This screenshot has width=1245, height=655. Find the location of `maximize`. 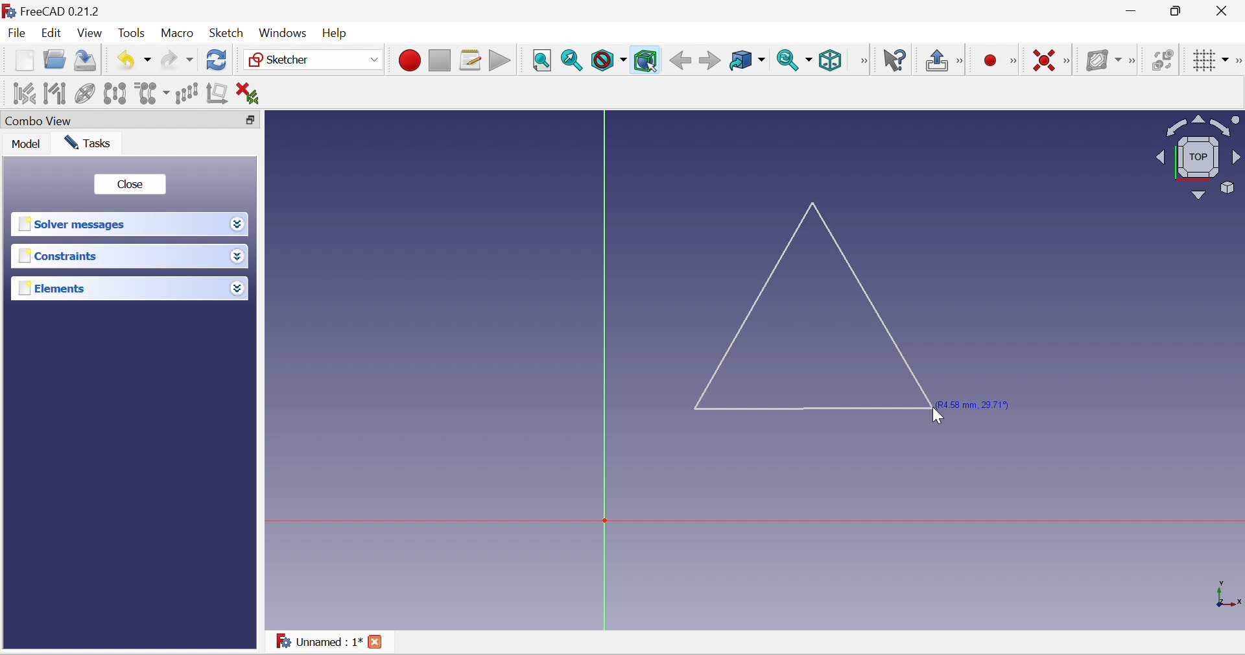

maximize is located at coordinates (1178, 10).